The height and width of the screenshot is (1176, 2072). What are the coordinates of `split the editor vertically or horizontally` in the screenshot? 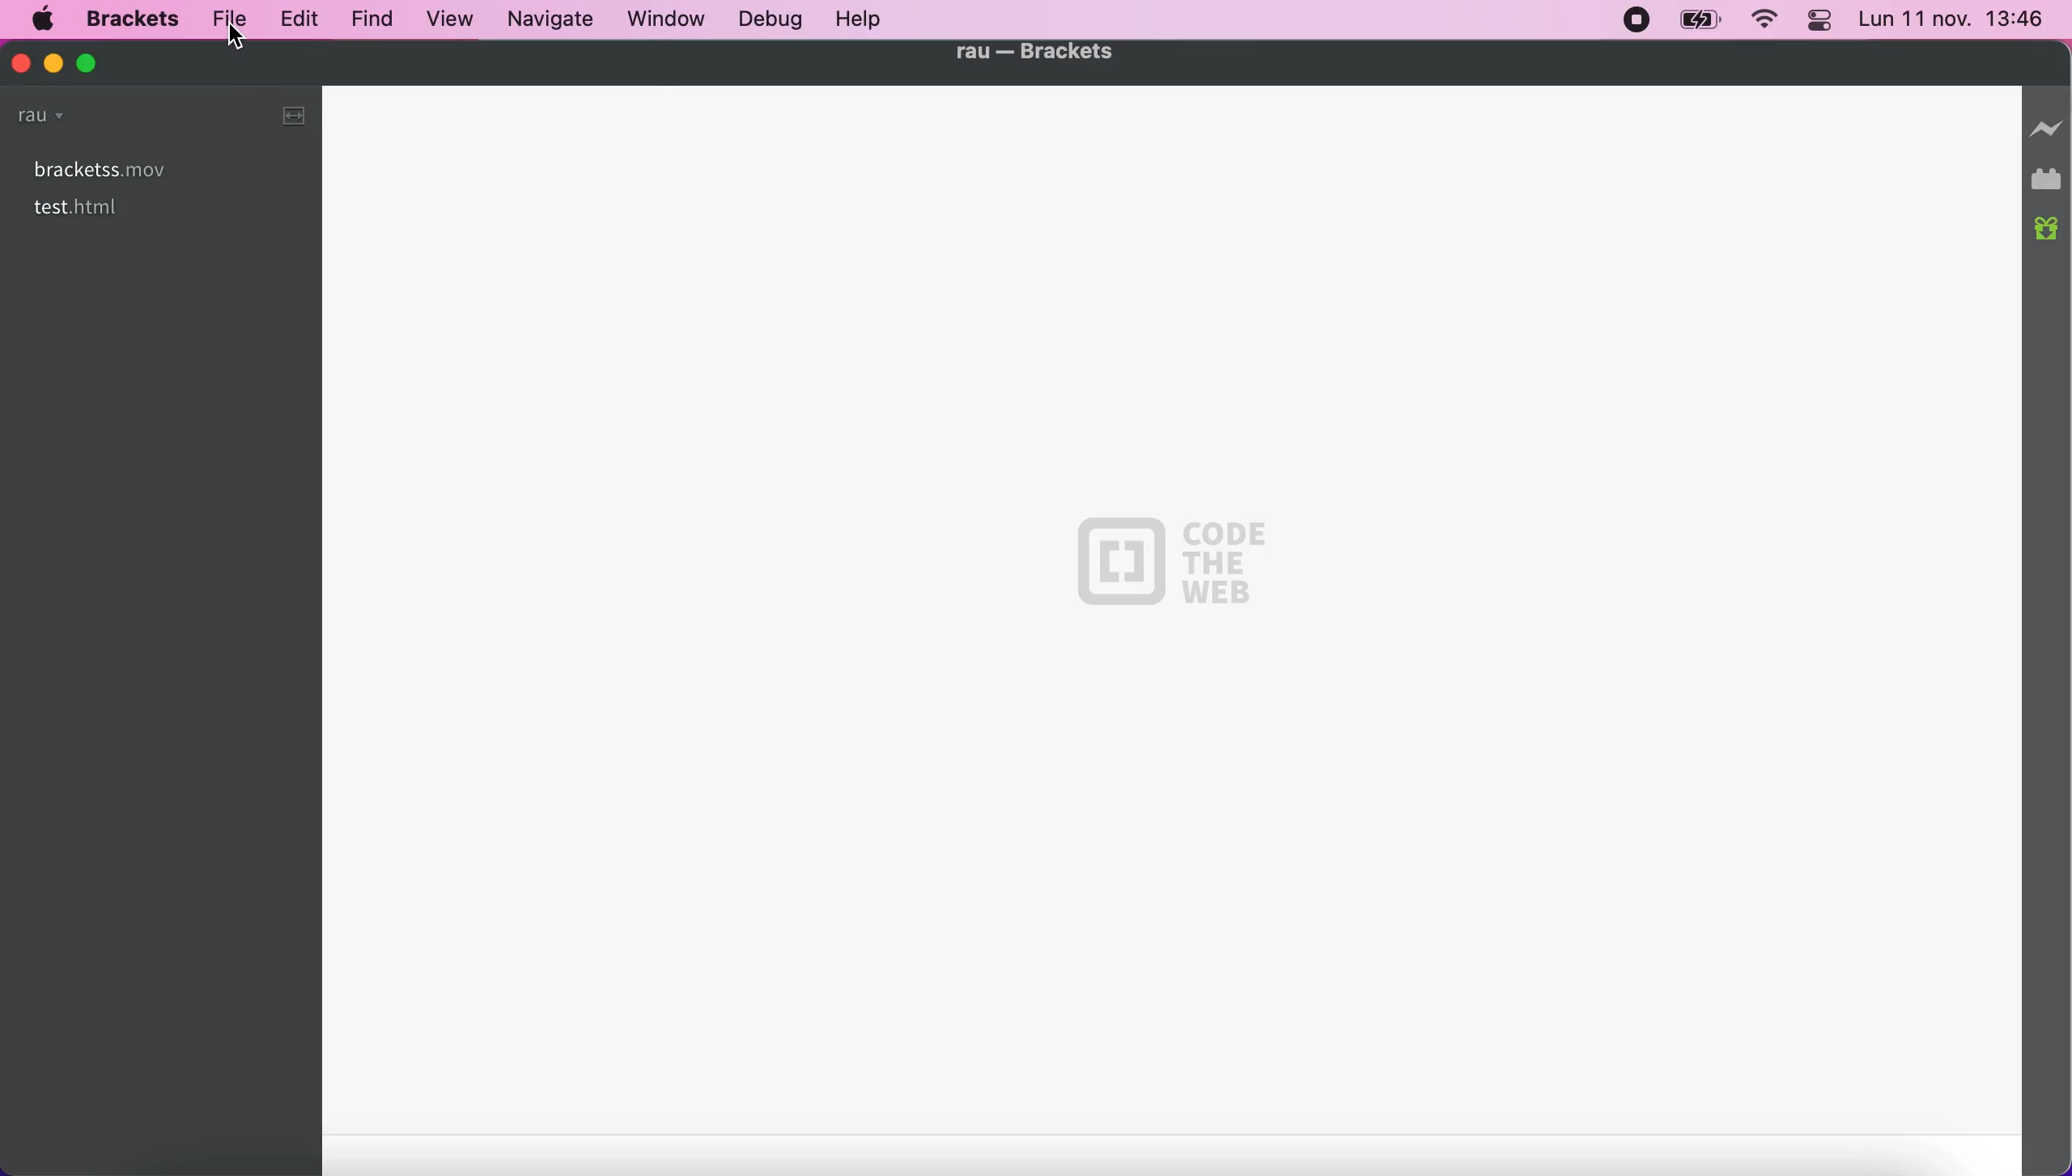 It's located at (285, 115).